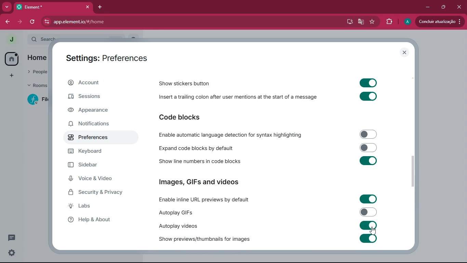  I want to click on keyboard, so click(99, 152).